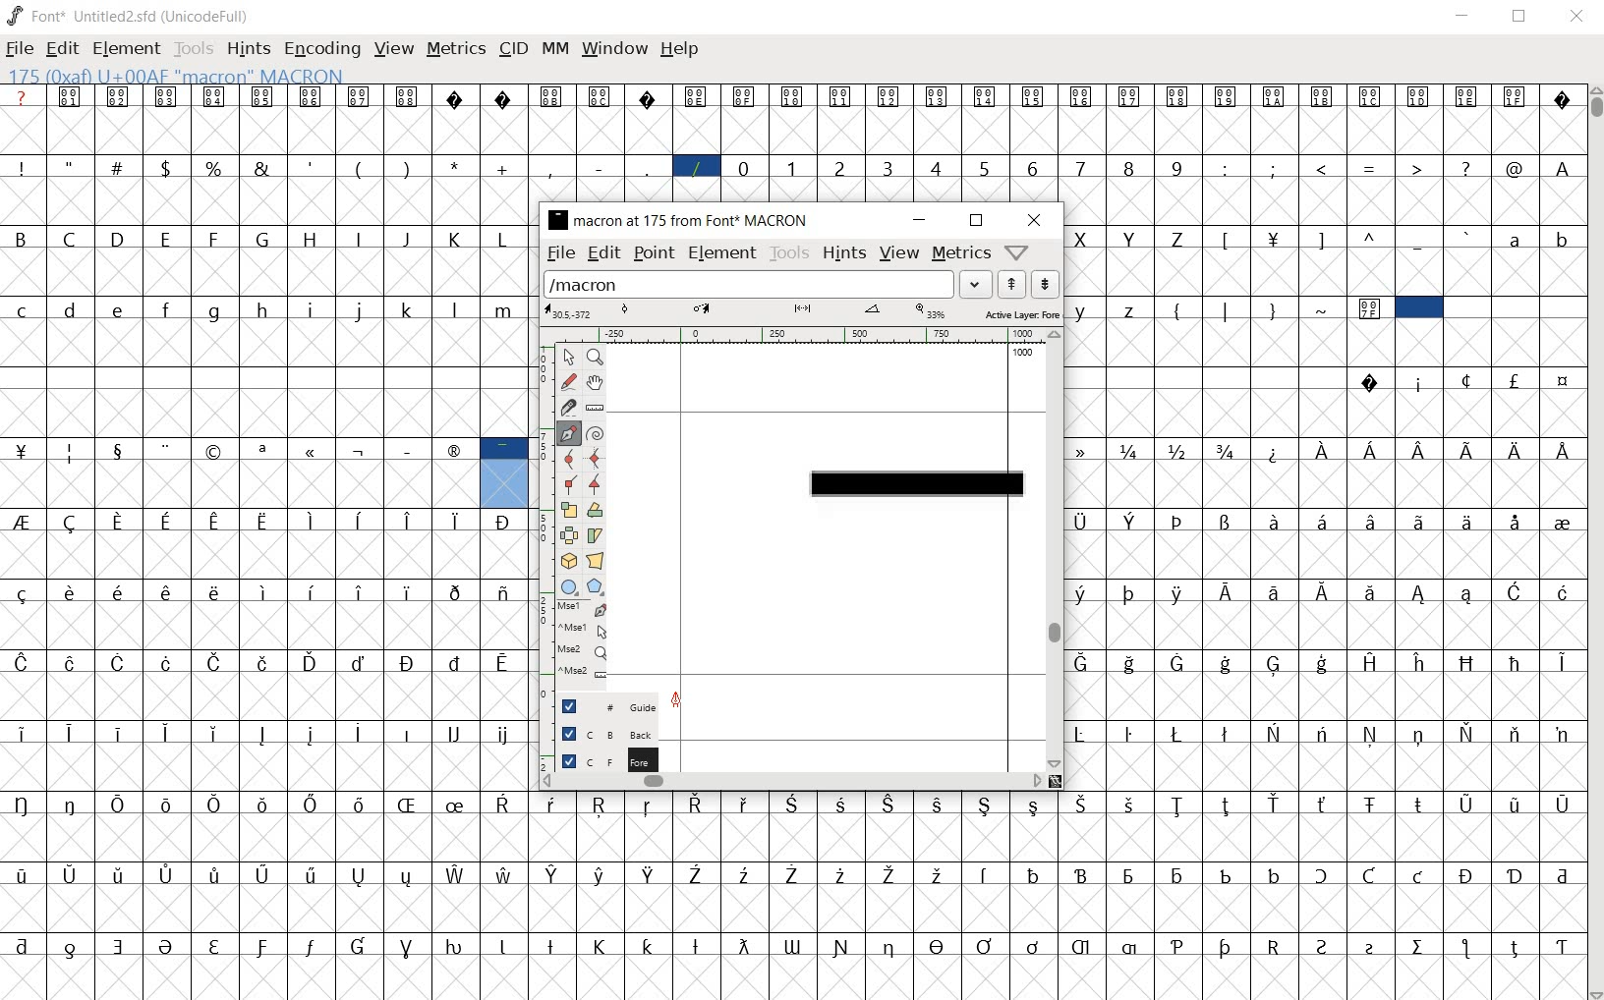 This screenshot has width=1604, height=1000. What do you see at coordinates (597, 586) in the screenshot?
I see `polygon/star` at bounding box center [597, 586].